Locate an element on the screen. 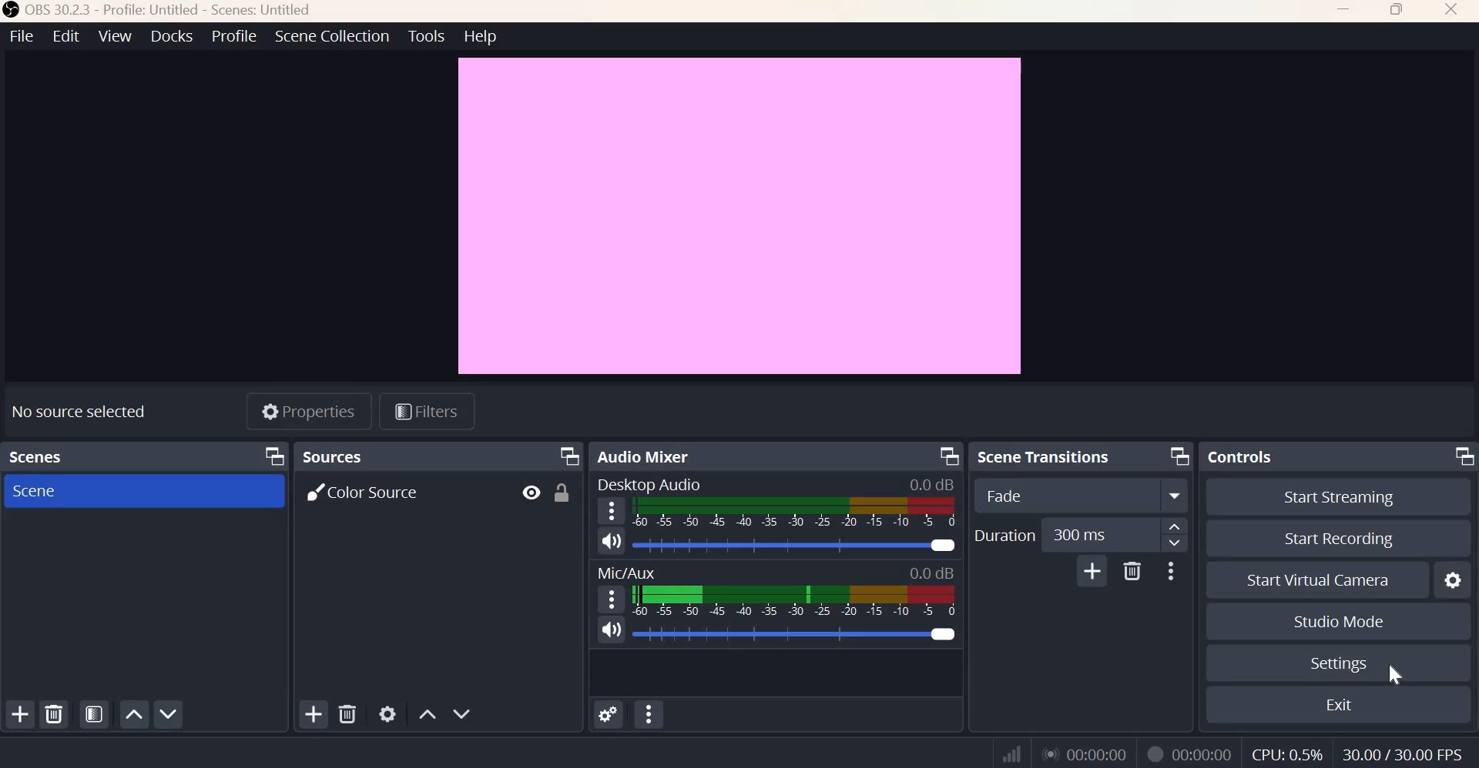 This screenshot has height=768, width=1479. remove selected scene  is located at coordinates (55, 715).